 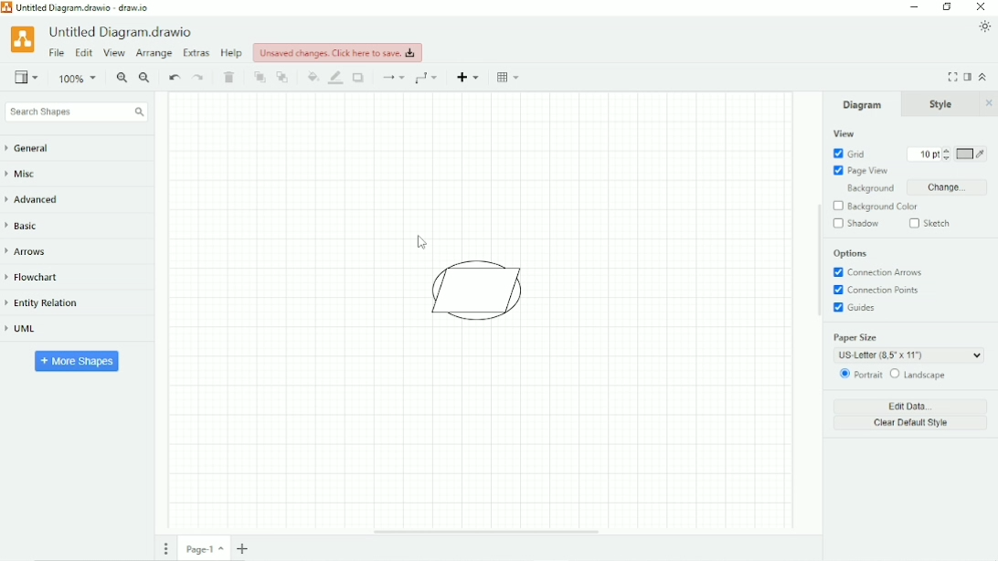 I want to click on Zoom in, so click(x=122, y=79).